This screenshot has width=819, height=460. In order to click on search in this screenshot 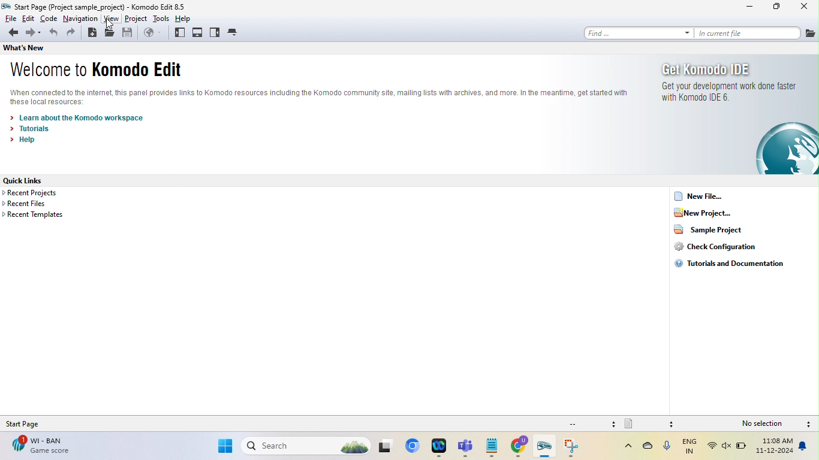, I will do `click(307, 446)`.